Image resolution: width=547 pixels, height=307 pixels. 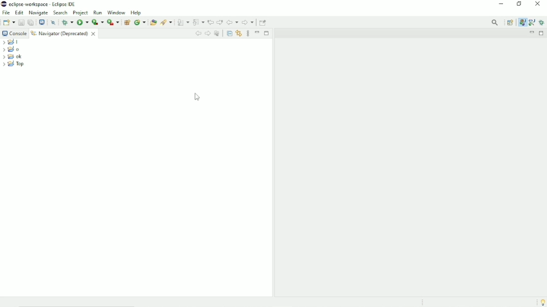 I want to click on Console, so click(x=14, y=33).